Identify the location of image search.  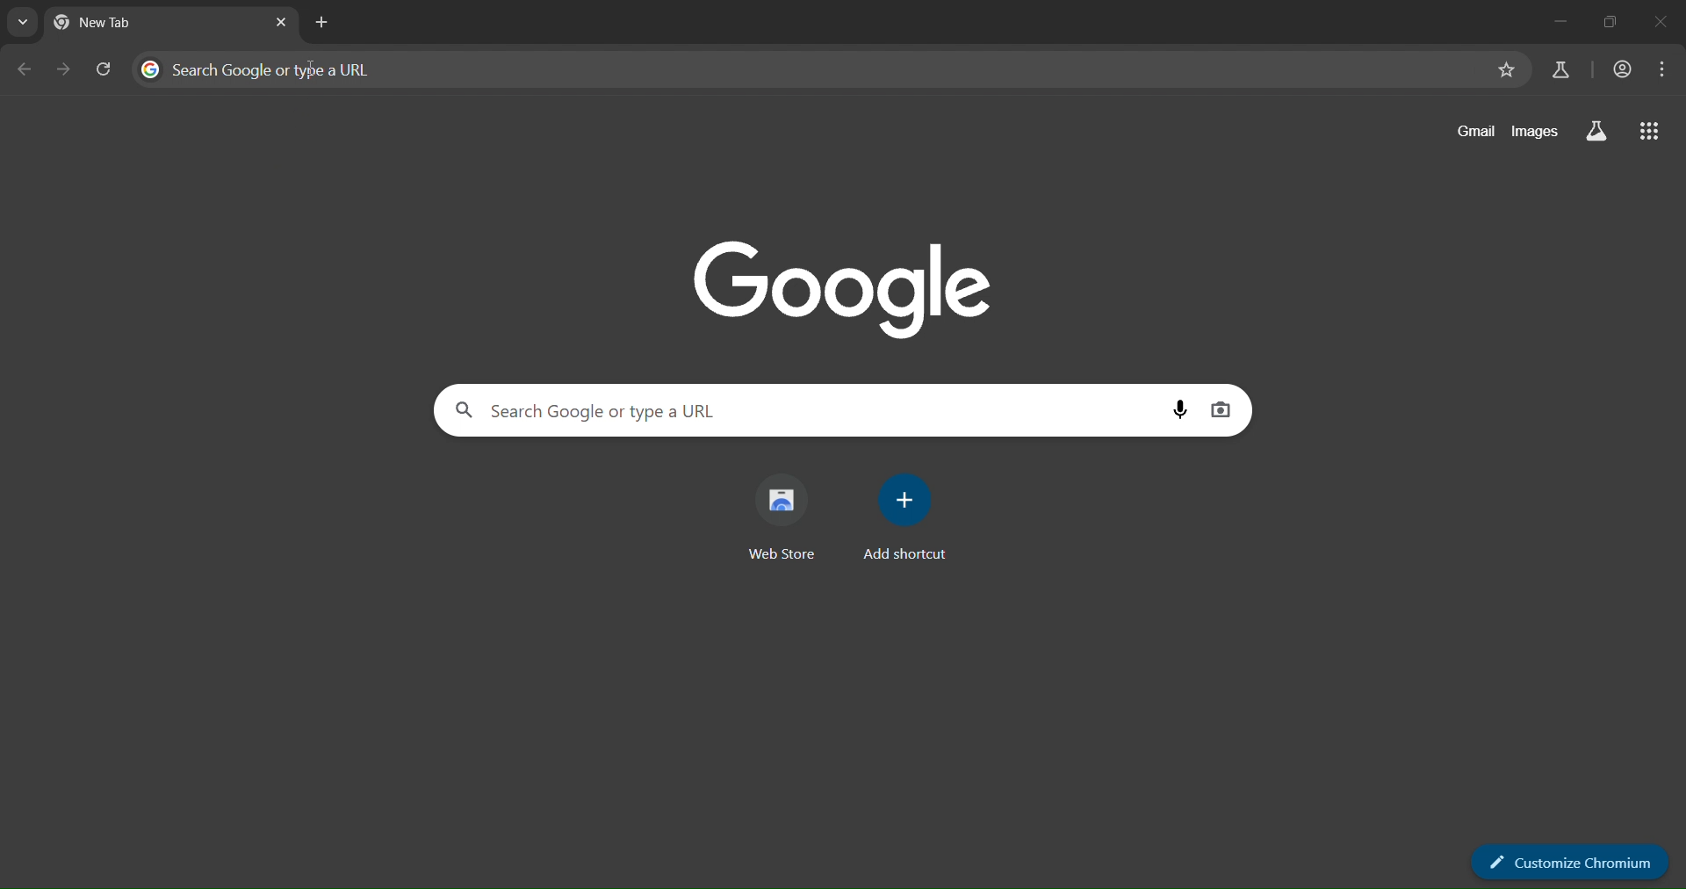
(1225, 409).